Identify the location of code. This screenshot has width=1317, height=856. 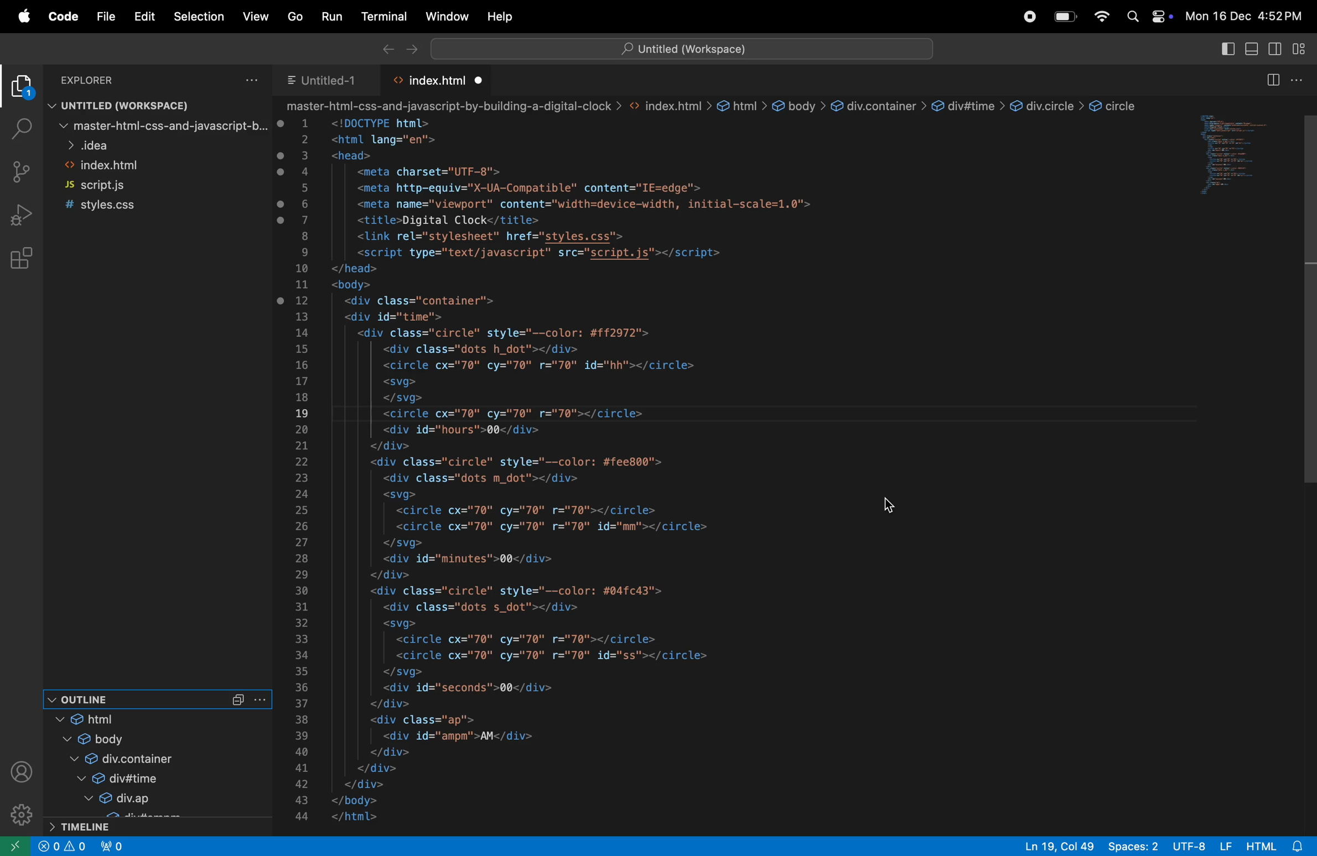
(60, 18).